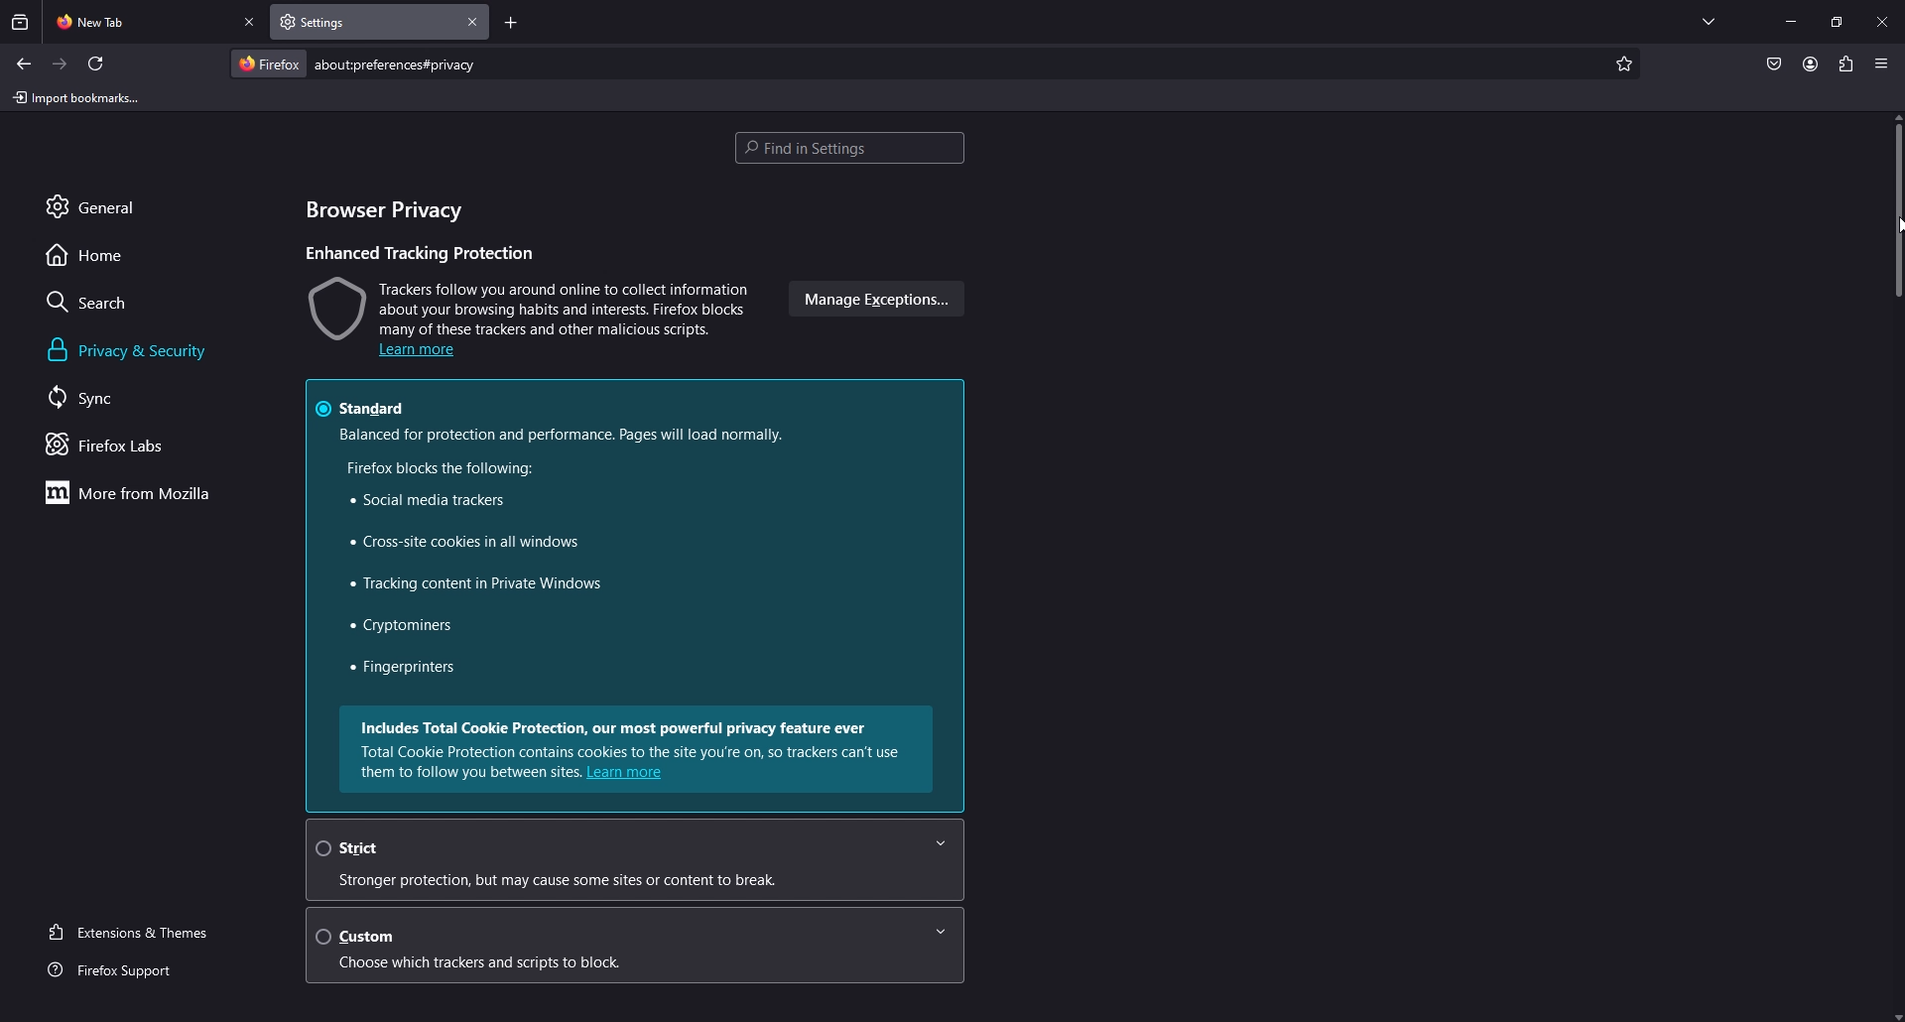  What do you see at coordinates (472, 585) in the screenshot?
I see `« Tracking content in Private Windows` at bounding box center [472, 585].